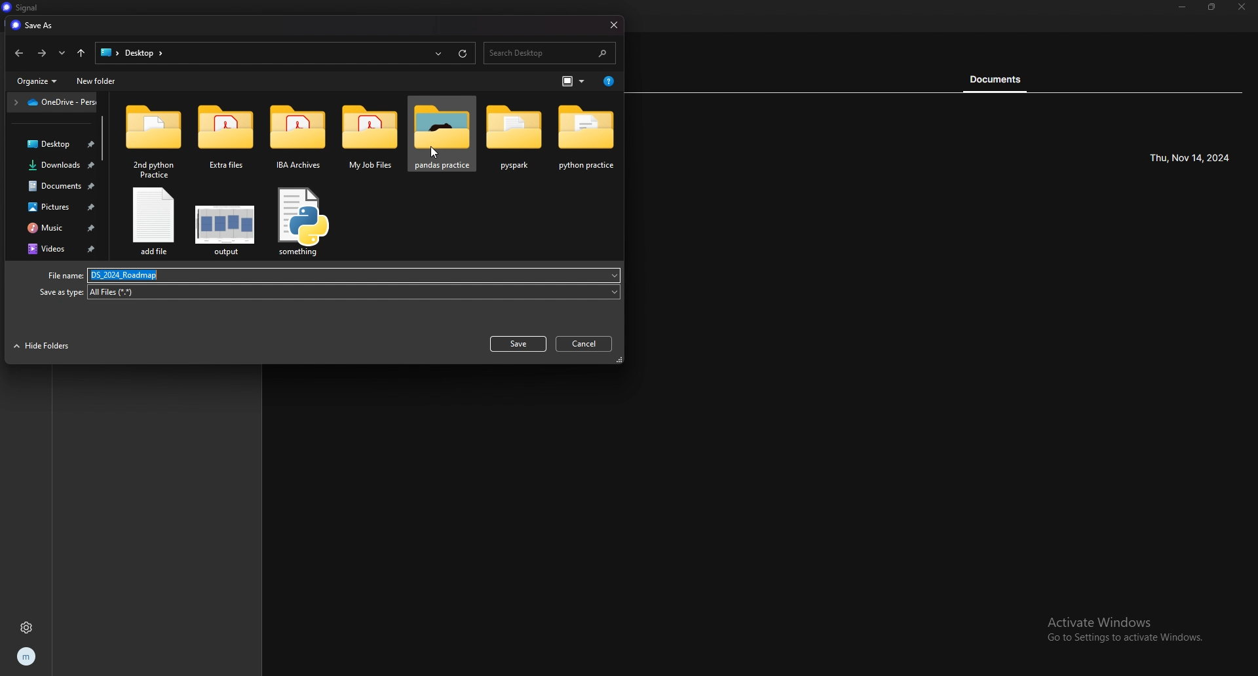 Image resolution: width=1258 pixels, height=676 pixels. What do you see at coordinates (303, 219) in the screenshot?
I see `file` at bounding box center [303, 219].